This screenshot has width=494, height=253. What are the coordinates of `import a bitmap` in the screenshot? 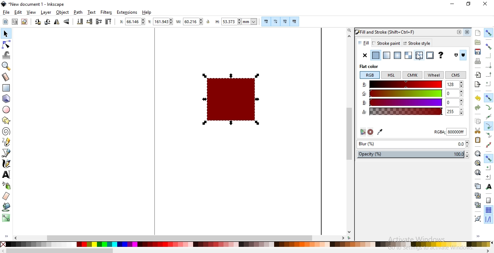 It's located at (478, 75).